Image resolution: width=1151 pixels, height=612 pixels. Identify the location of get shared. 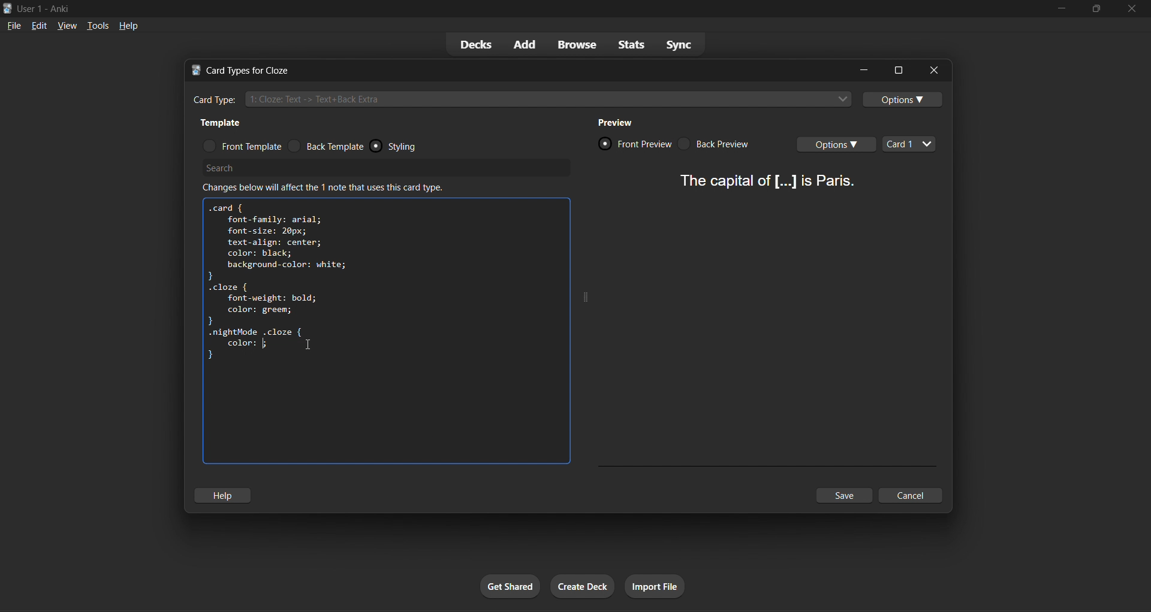
(512, 586).